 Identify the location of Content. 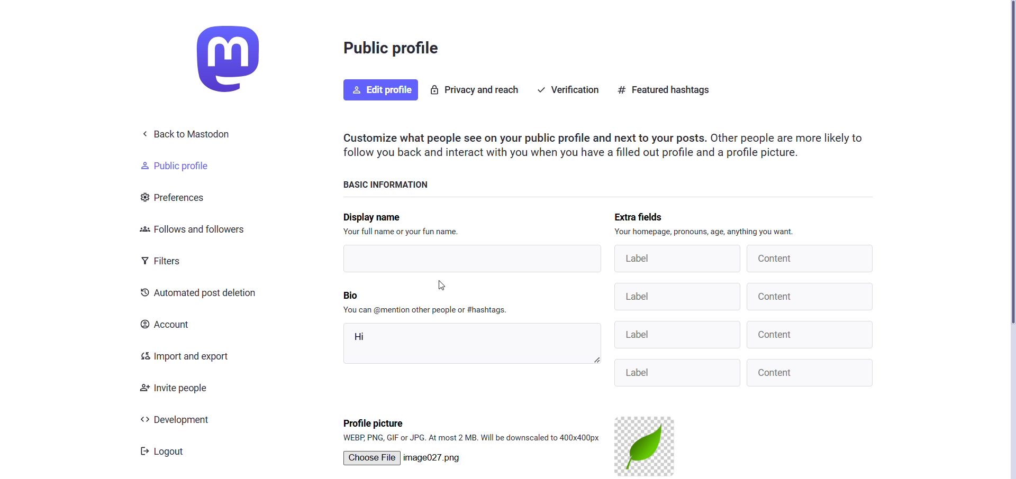
(811, 372).